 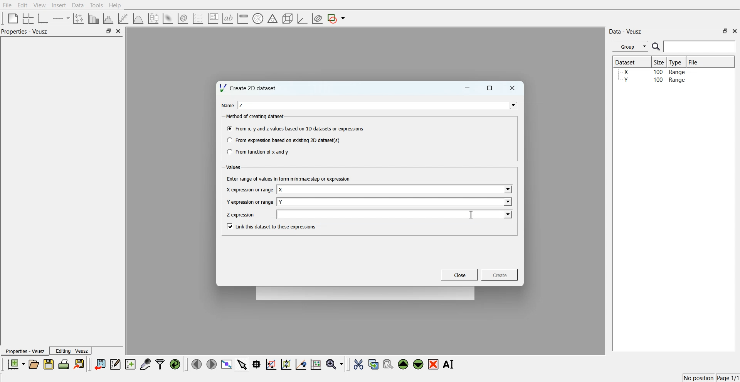 I want to click on ~~ Enter range of values in form min:max:step or expression, so click(x=289, y=178).